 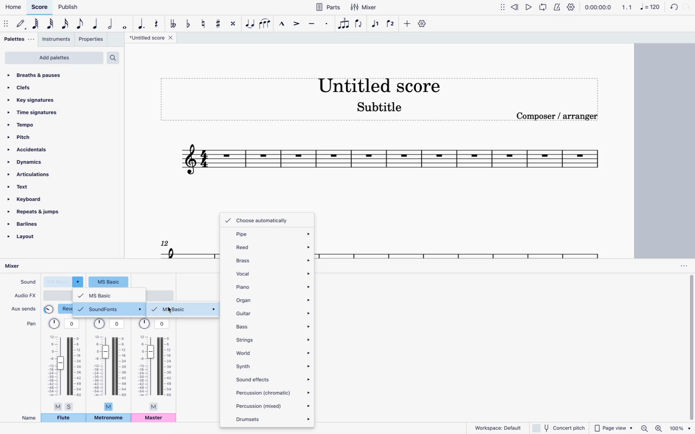 What do you see at coordinates (154, 364) in the screenshot?
I see `pan` at bounding box center [154, 364].